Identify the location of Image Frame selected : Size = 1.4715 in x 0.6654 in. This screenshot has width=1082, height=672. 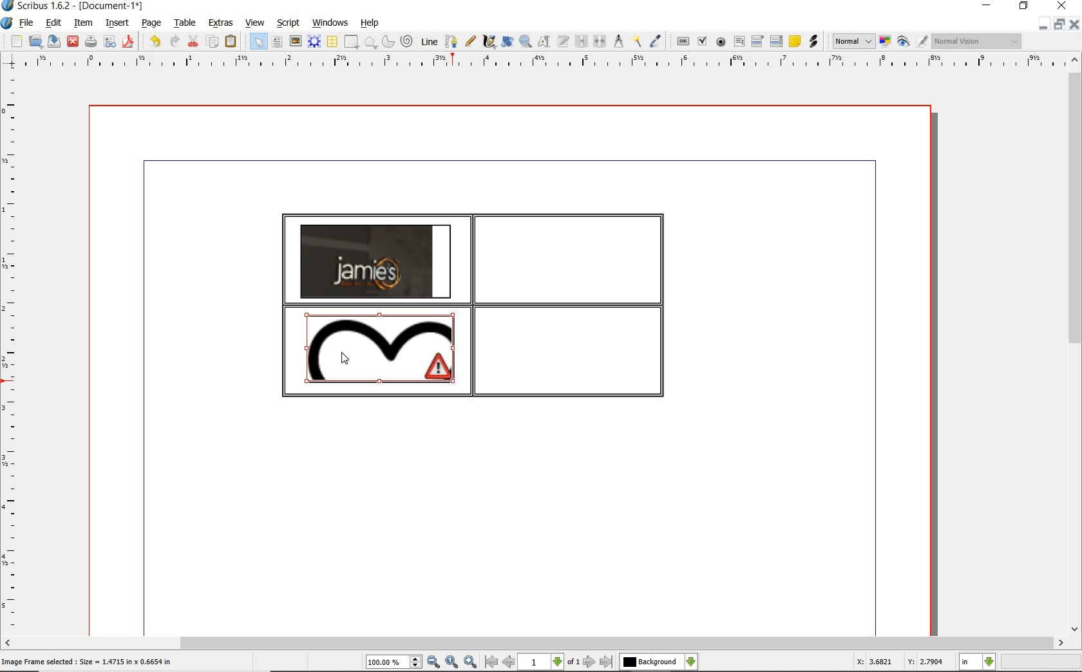
(88, 662).